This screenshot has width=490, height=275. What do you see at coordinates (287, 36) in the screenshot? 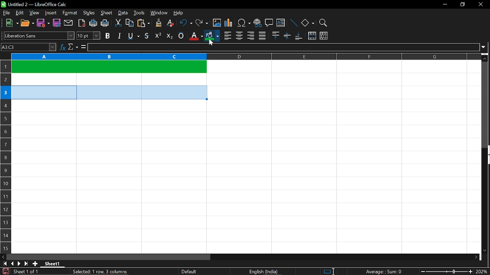
I see `center vertically` at bounding box center [287, 36].